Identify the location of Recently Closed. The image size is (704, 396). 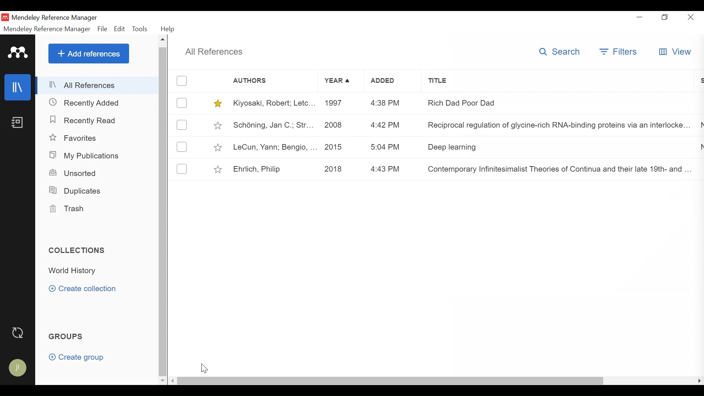
(85, 103).